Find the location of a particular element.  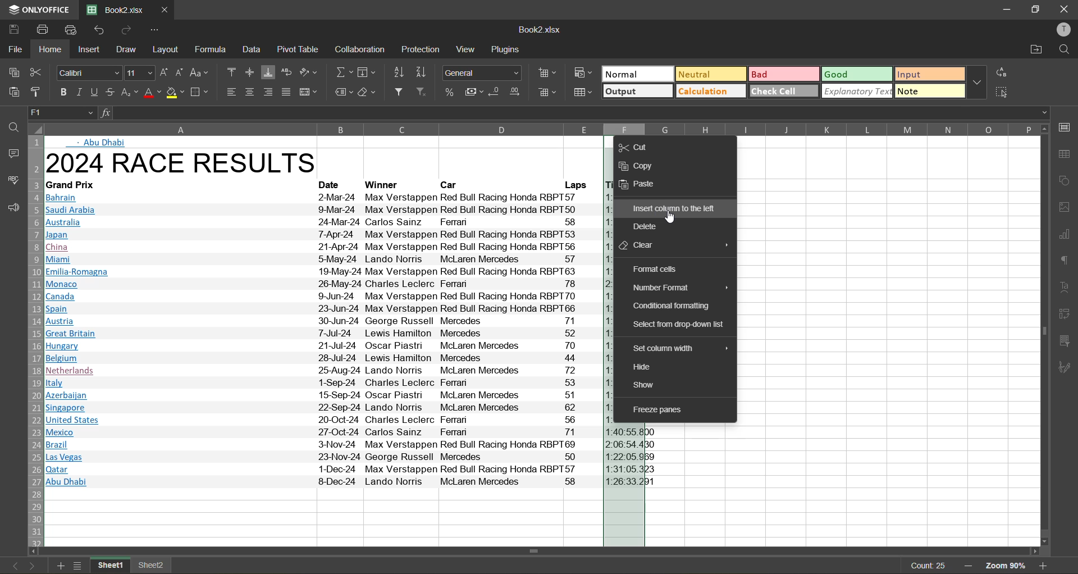

J Emilia-Romagna 19-May-24 Max Verstappen Red Bull Racing Honda RBPT63 1:25:25.252 is located at coordinates (322, 272).